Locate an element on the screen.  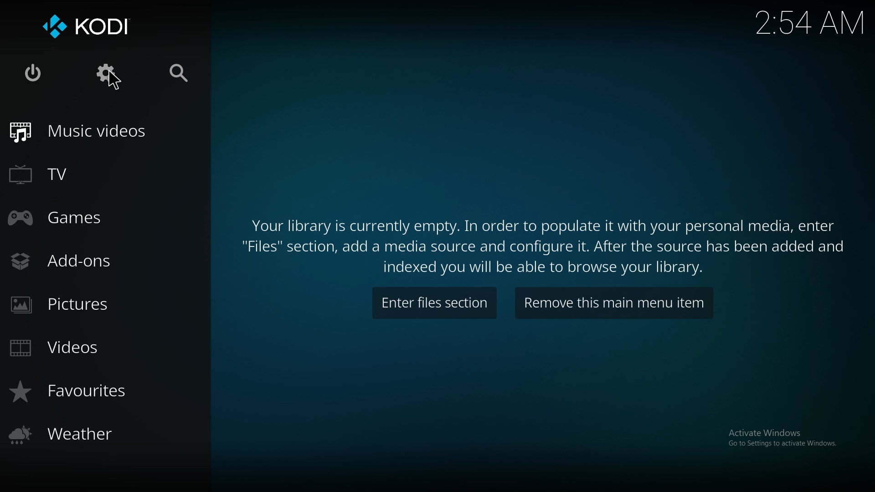
search is located at coordinates (178, 75).